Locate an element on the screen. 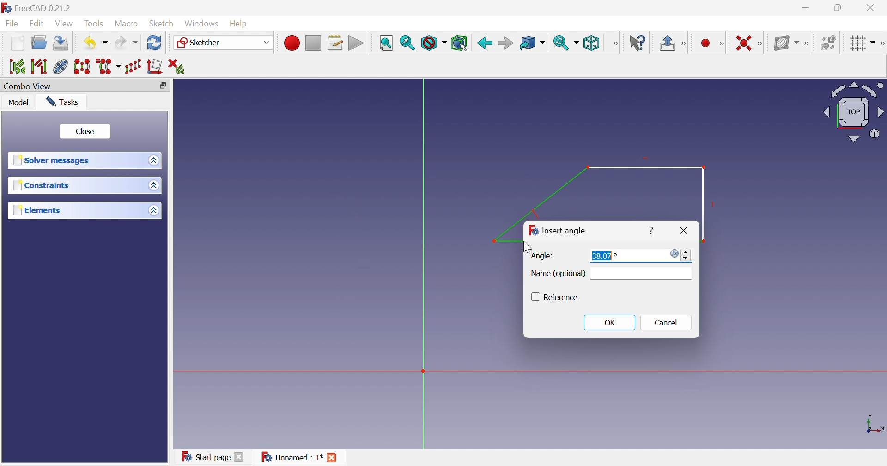 The height and width of the screenshot is (466, 887). Drop Down is located at coordinates (152, 160).